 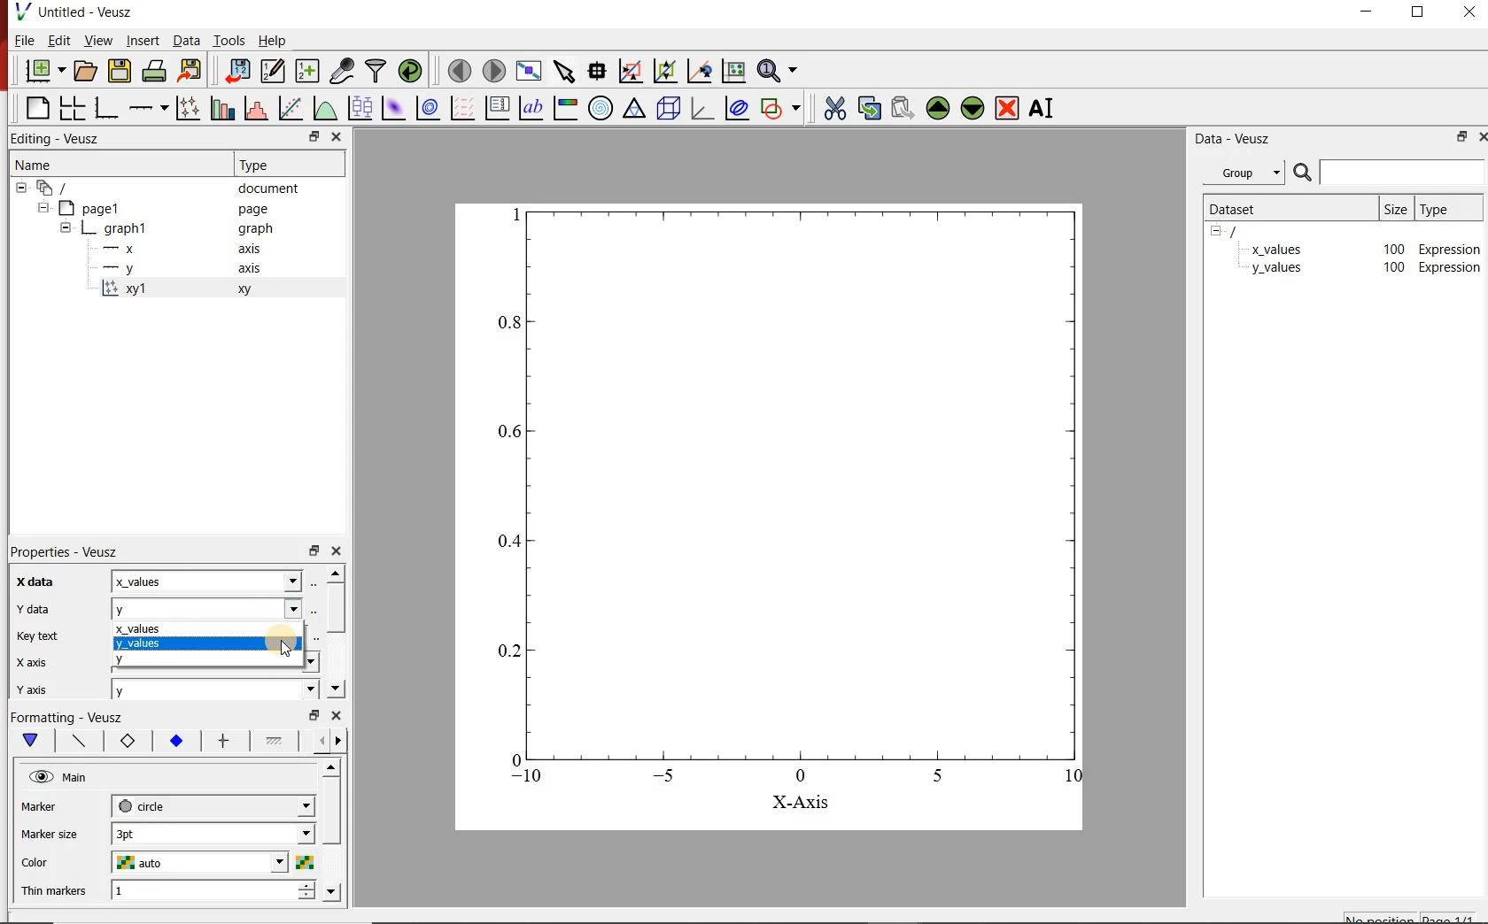 What do you see at coordinates (124, 290) in the screenshot?
I see `x='x', y='y', marker='circle'` at bounding box center [124, 290].